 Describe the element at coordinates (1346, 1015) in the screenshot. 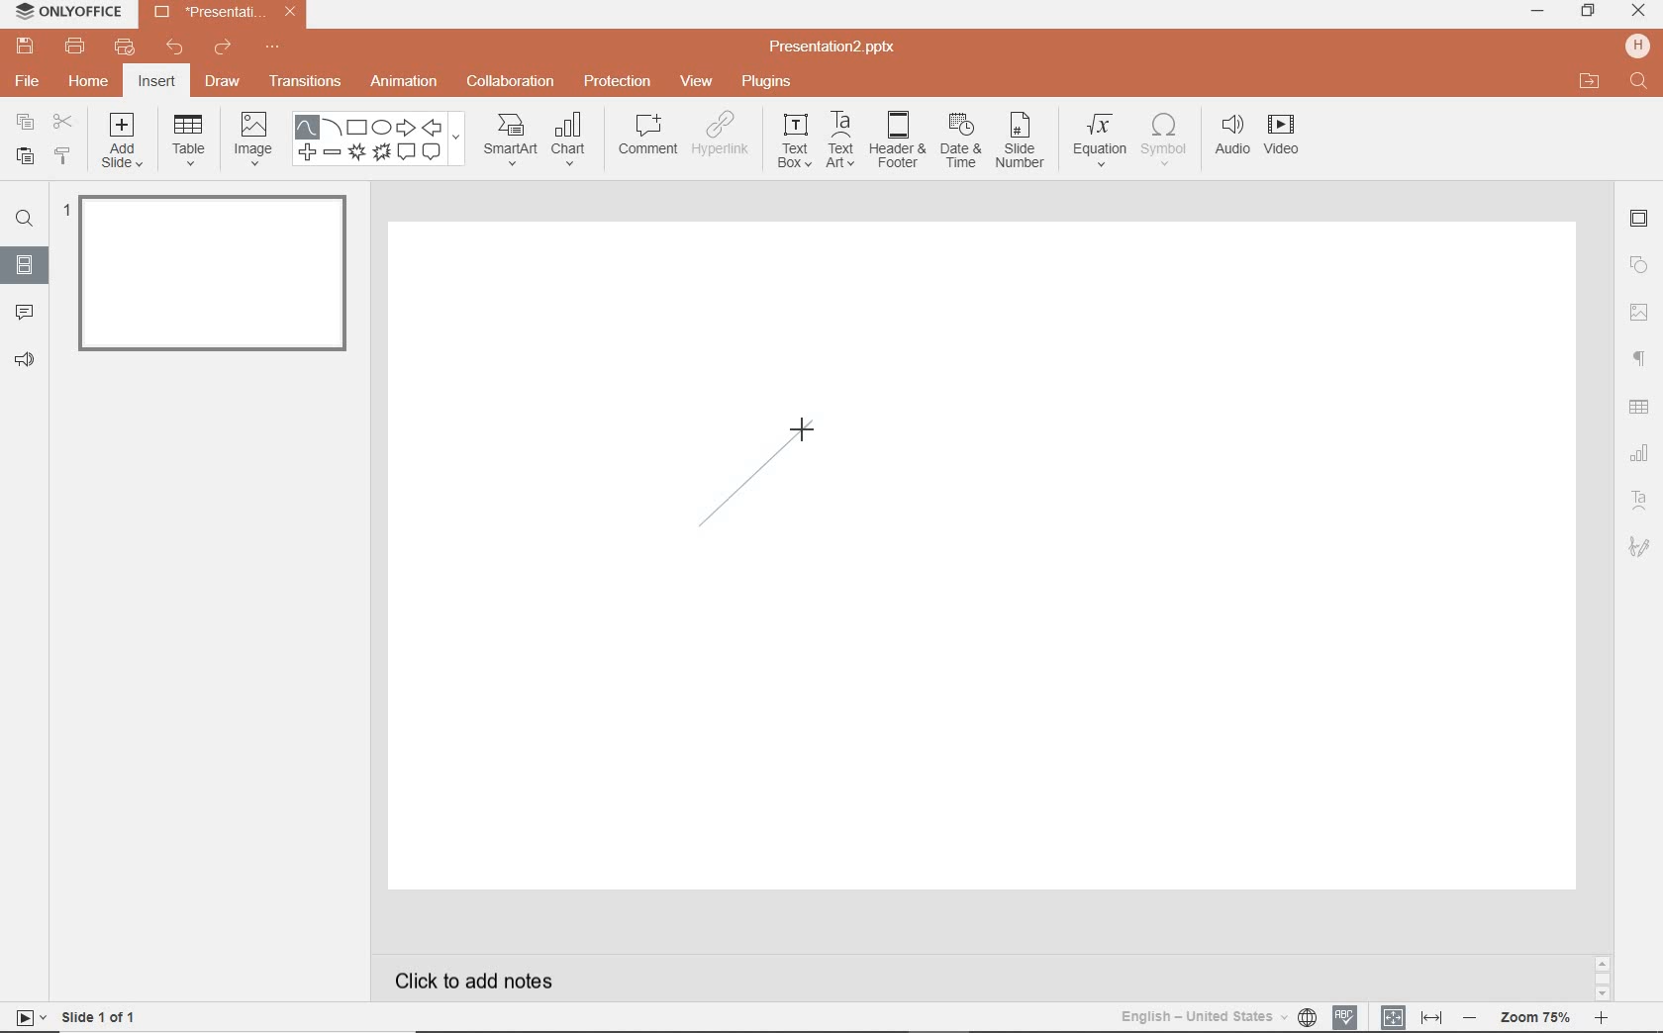

I see `SPELL CHECKING` at that location.